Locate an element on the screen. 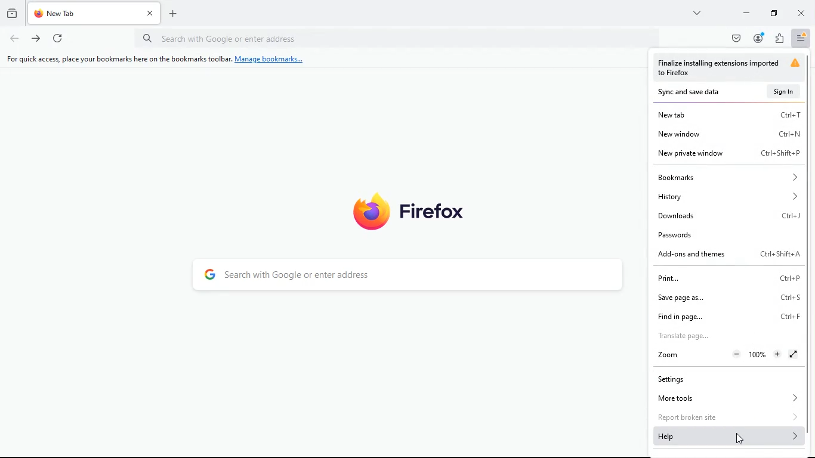 This screenshot has width=815, height=458. Search bar is located at coordinates (400, 39).